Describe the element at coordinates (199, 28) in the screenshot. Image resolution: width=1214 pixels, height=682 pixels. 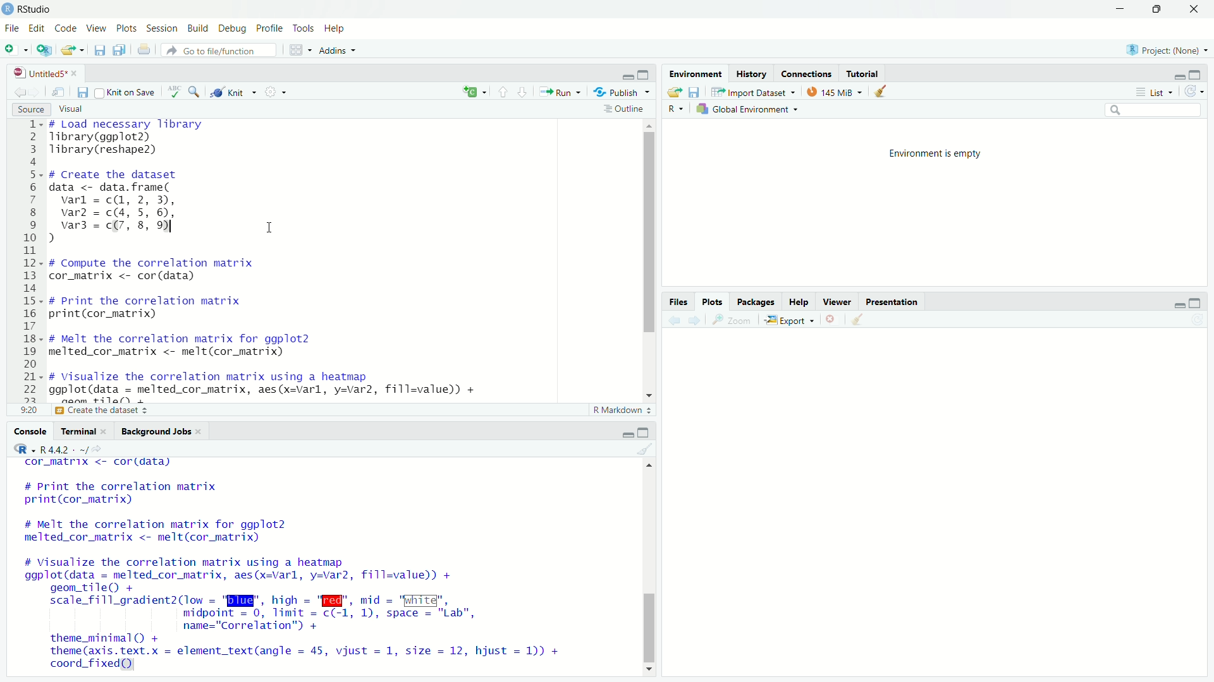
I see `build` at that location.